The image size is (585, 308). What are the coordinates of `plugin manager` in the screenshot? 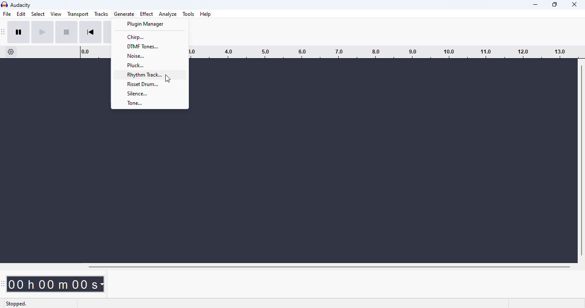 It's located at (149, 24).